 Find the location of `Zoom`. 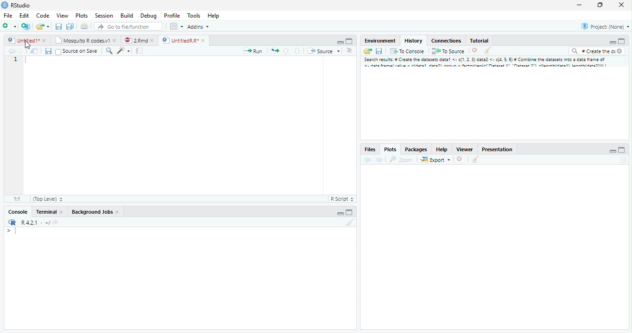

Zoom is located at coordinates (109, 52).